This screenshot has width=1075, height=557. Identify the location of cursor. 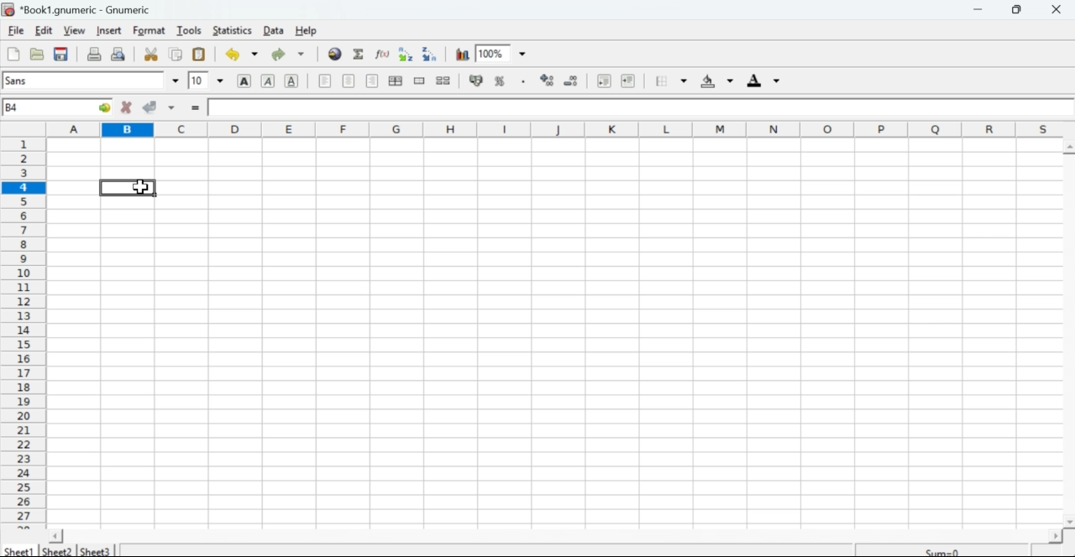
(140, 186).